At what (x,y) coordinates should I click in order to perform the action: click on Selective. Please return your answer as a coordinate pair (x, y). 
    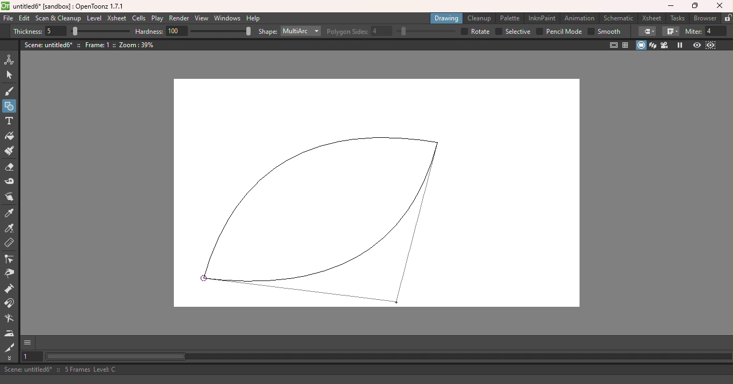
    Looking at the image, I should click on (514, 31).